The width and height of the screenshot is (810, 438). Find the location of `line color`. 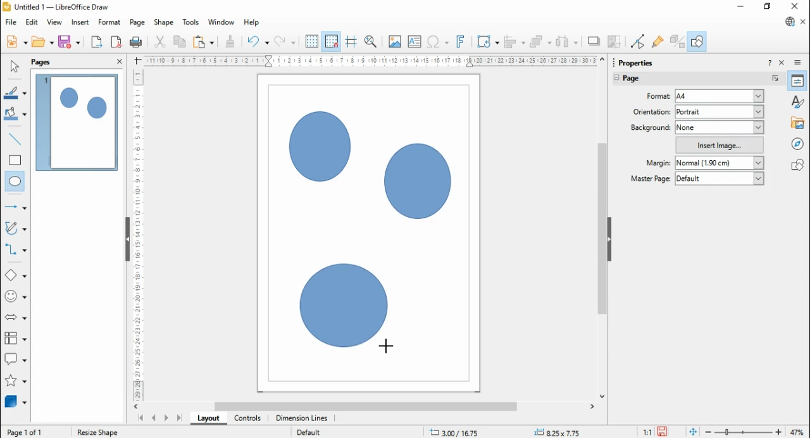

line color is located at coordinates (16, 92).